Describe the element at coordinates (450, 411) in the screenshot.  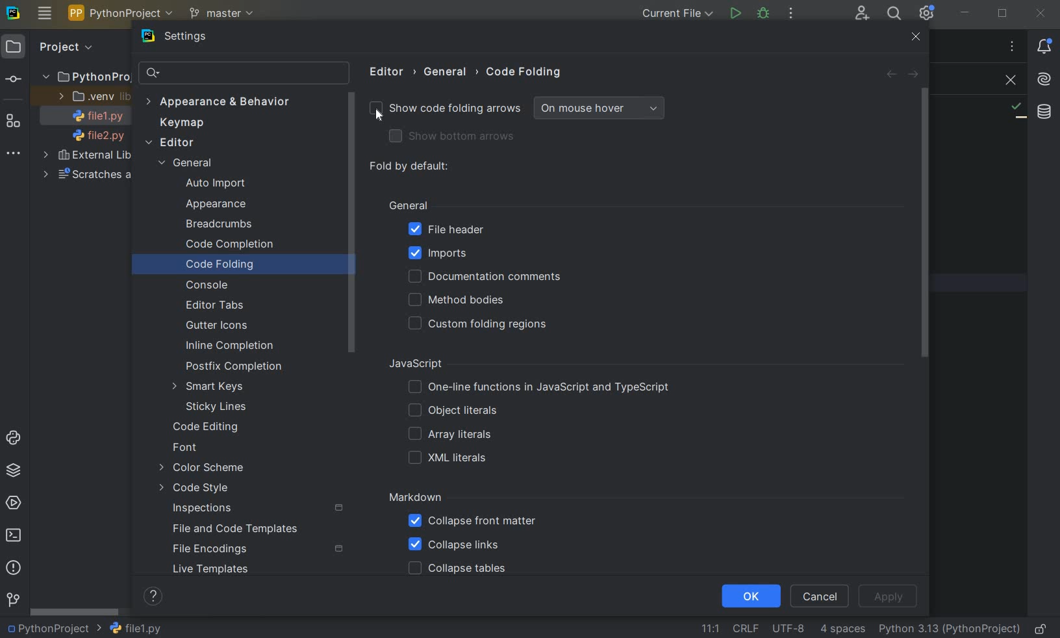
I see `OBJECT LITERALS` at that location.